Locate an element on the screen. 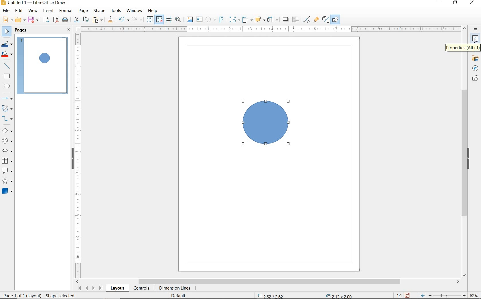 This screenshot has height=299, width=481. CROP IMAGE is located at coordinates (296, 19).